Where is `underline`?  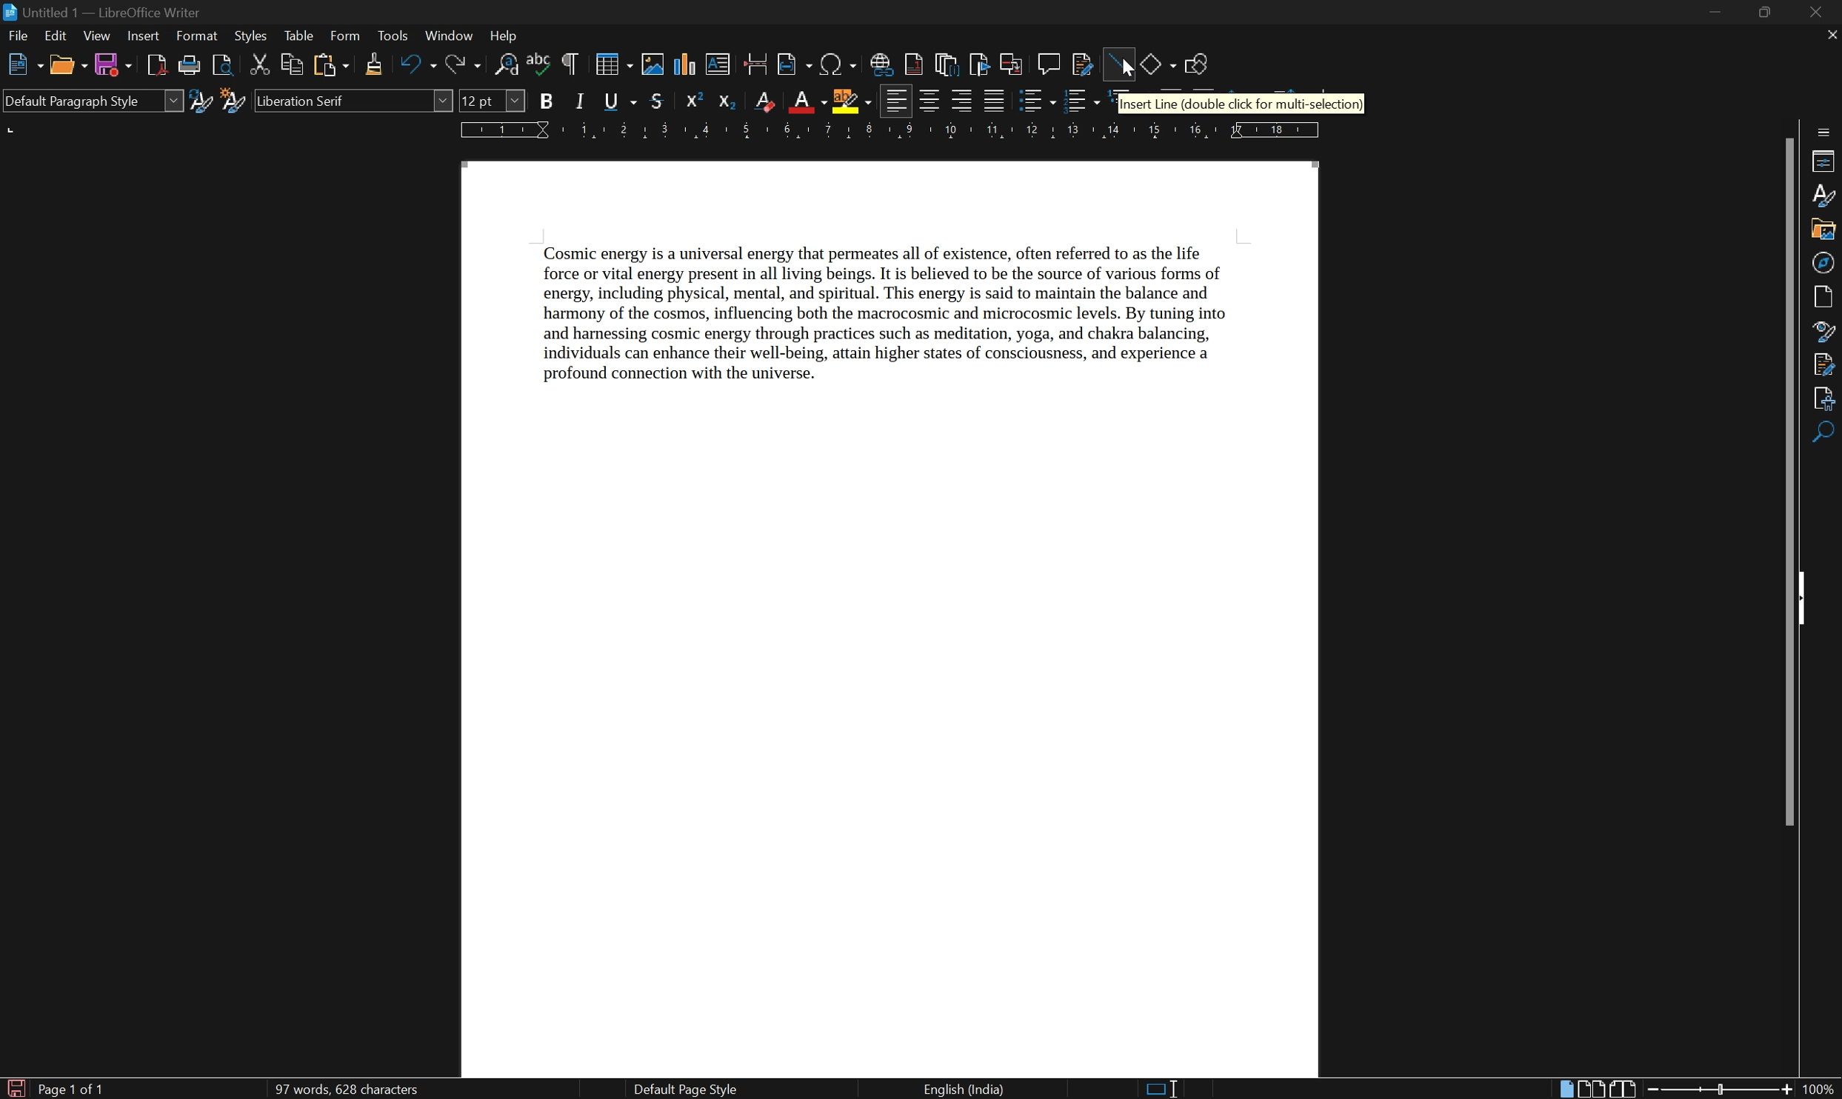
underline is located at coordinates (622, 100).